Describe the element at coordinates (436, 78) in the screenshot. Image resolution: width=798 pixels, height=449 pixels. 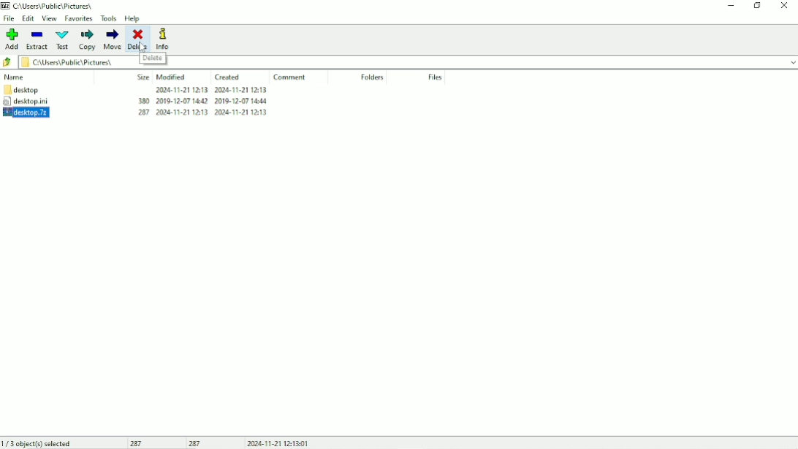
I see `Files` at that location.